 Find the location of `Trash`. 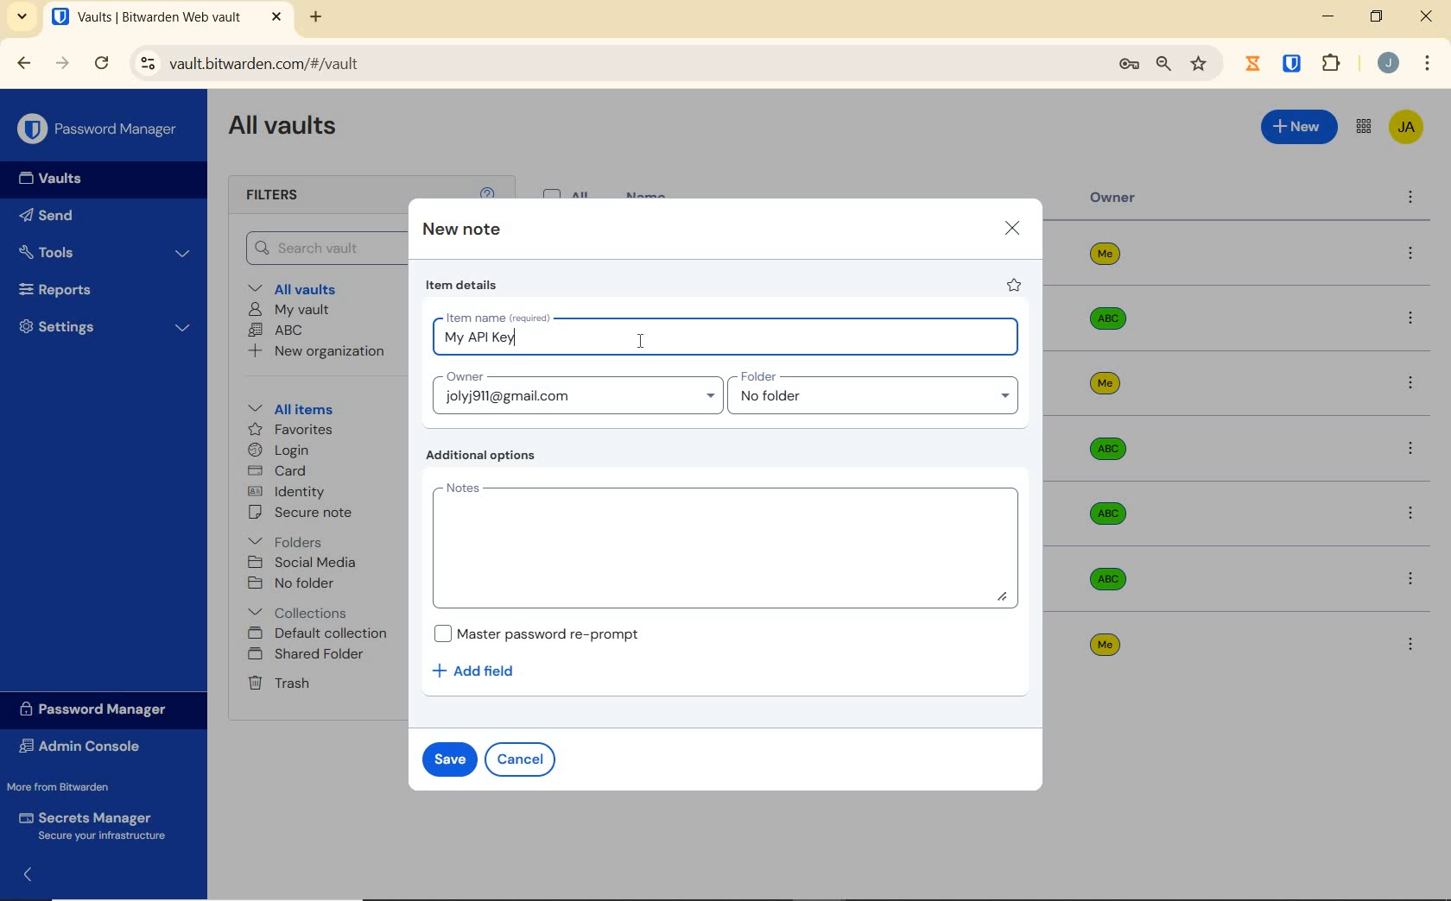

Trash is located at coordinates (282, 684).